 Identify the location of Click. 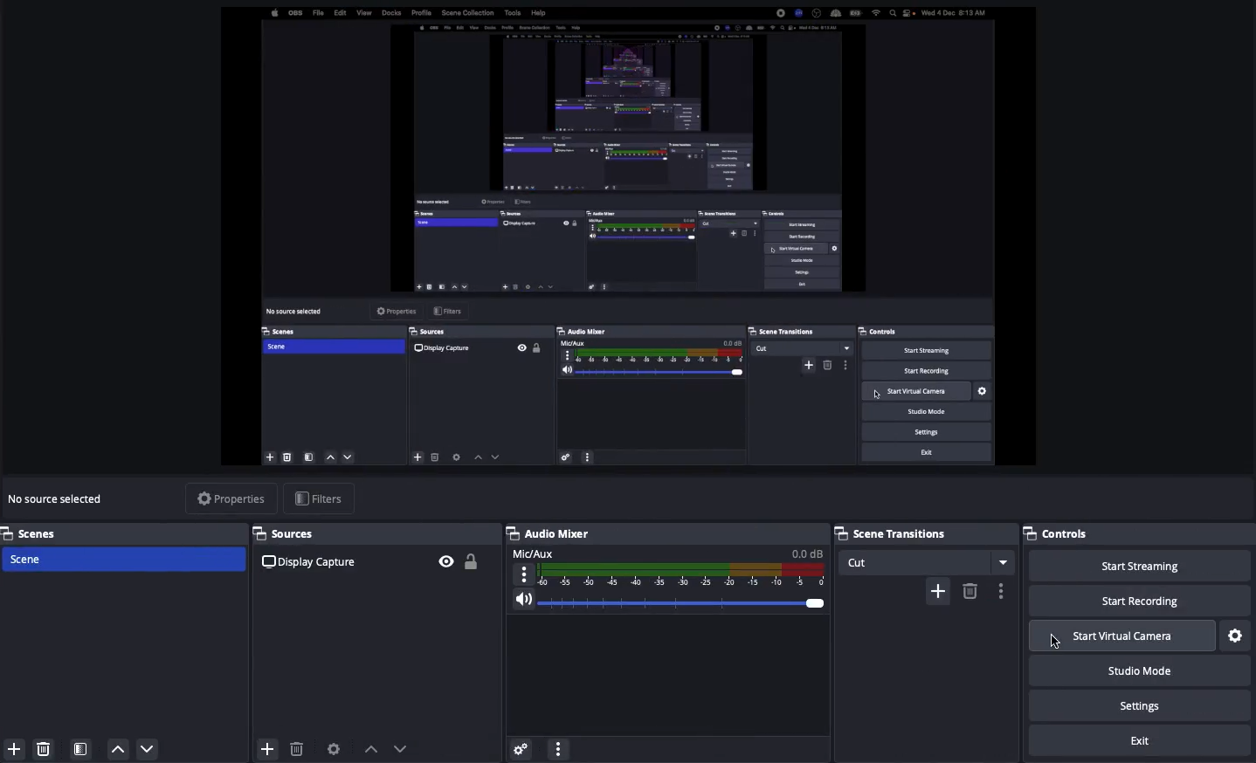
(1055, 639).